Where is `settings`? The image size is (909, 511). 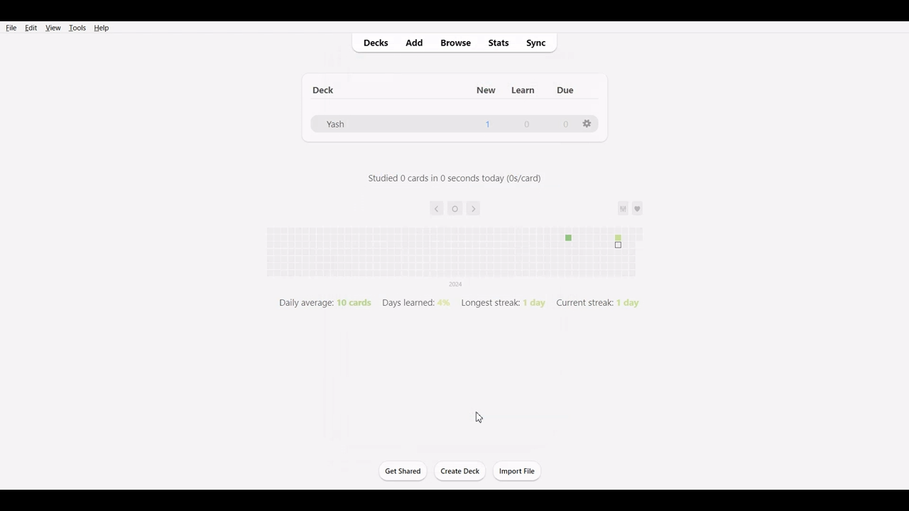 settings is located at coordinates (588, 125).